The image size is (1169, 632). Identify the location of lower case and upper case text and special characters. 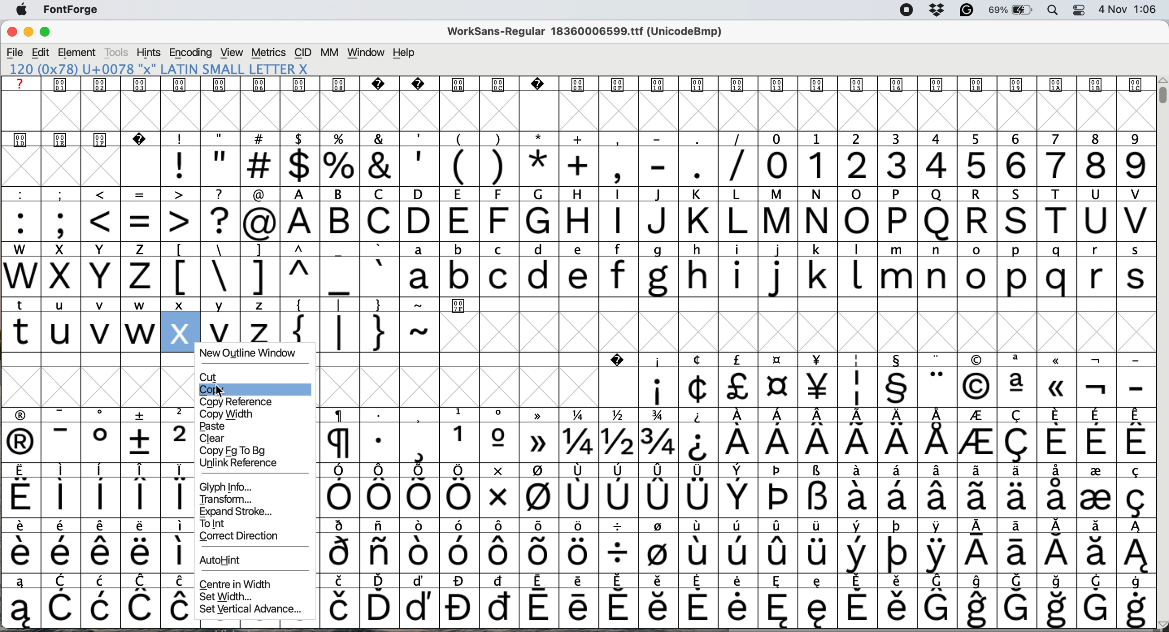
(580, 248).